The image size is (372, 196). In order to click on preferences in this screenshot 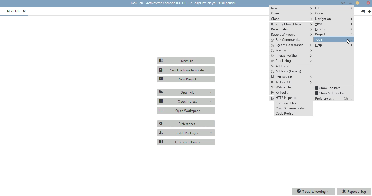, I will do `click(326, 98)`.